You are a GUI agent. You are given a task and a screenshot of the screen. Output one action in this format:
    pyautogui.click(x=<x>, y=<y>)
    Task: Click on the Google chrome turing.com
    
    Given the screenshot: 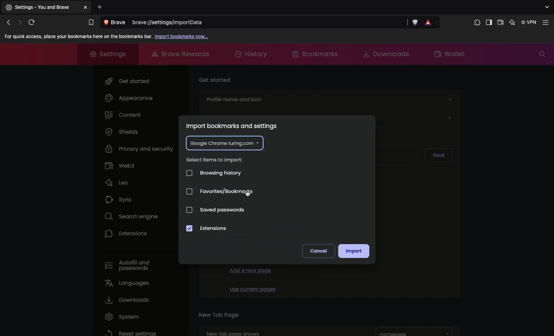 What is the action you would take?
    pyautogui.click(x=224, y=143)
    